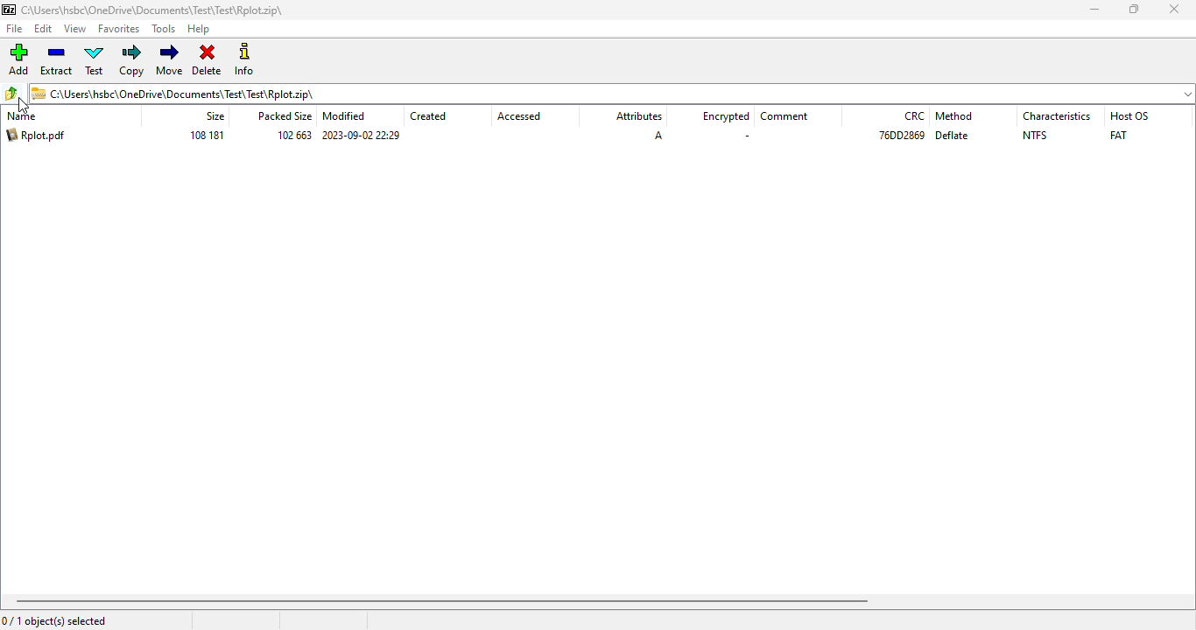 Image resolution: width=1196 pixels, height=630 pixels. I want to click on test, so click(95, 60).